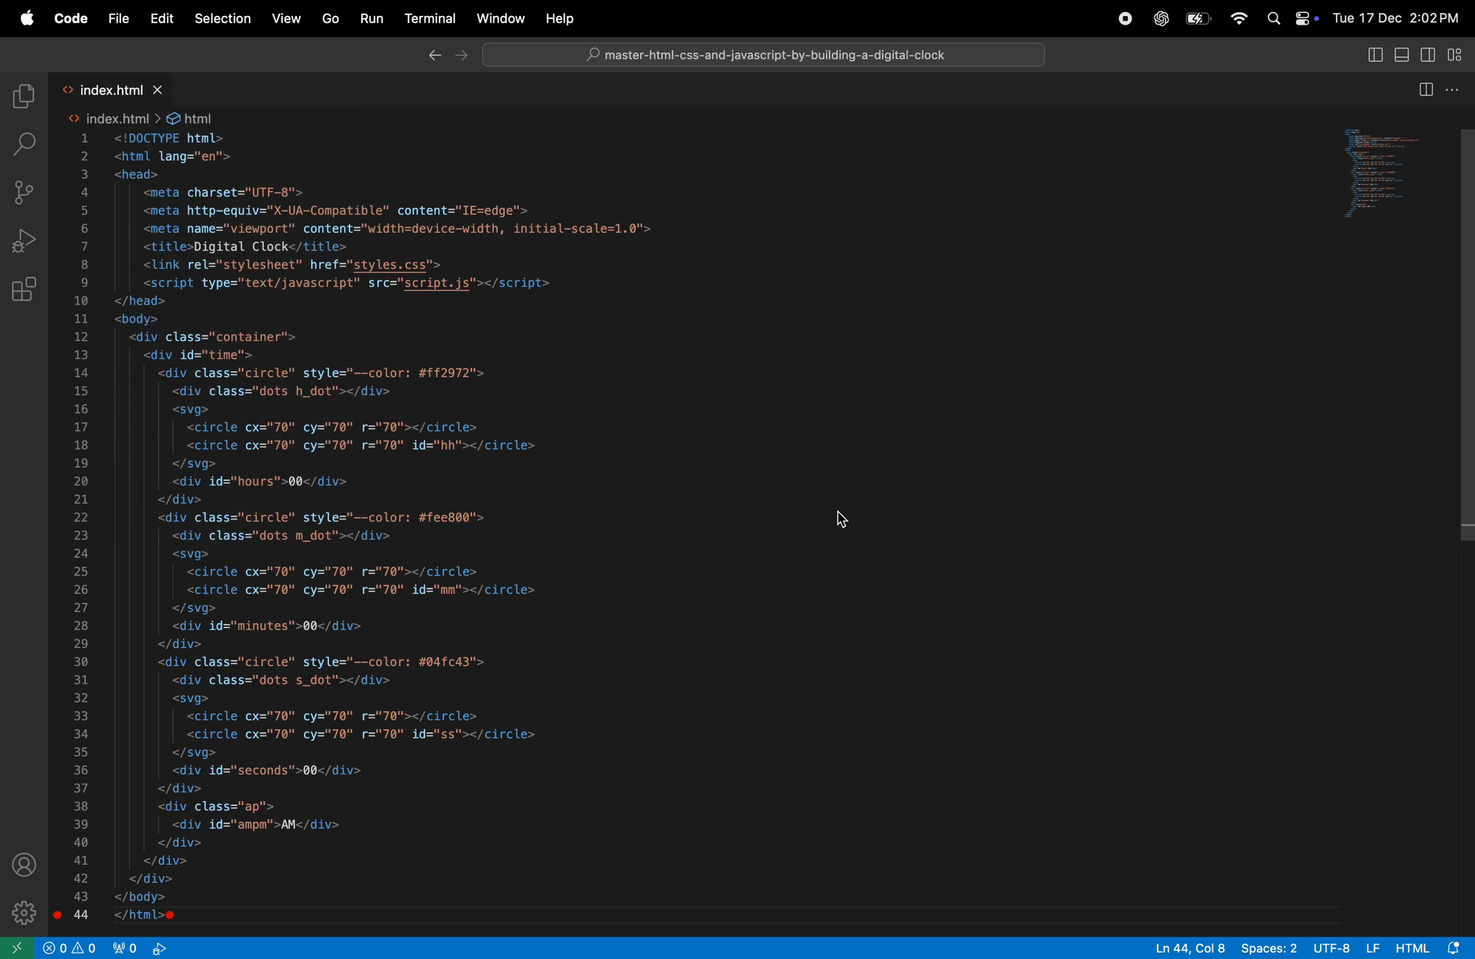 The image size is (1475, 959). Describe the element at coordinates (161, 90) in the screenshot. I see `close` at that location.